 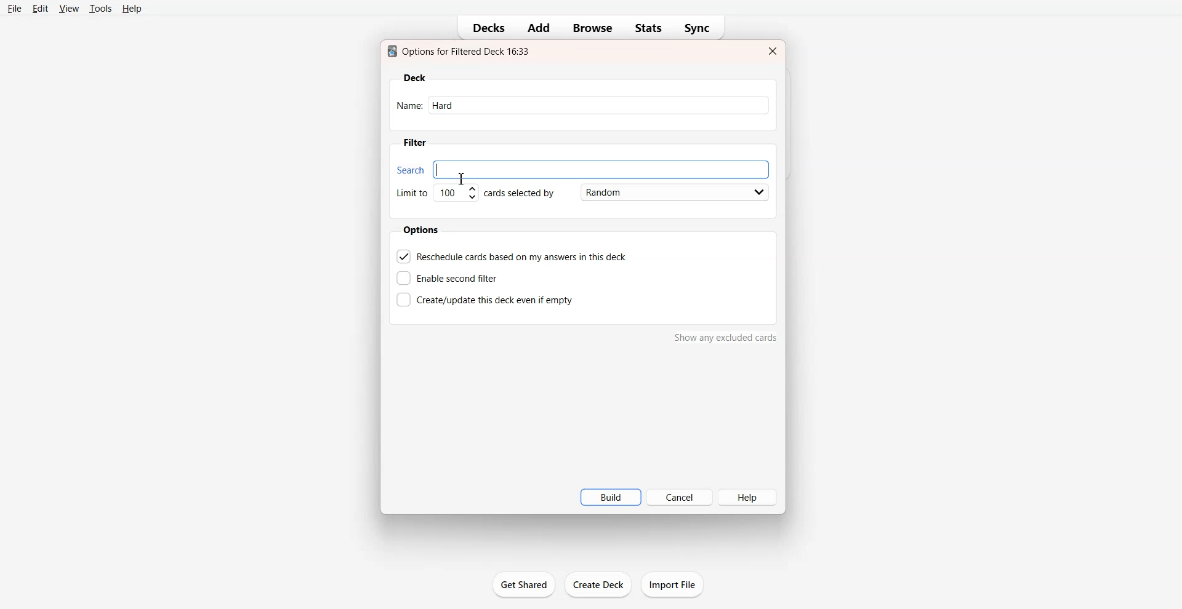 What do you see at coordinates (41, 9) in the screenshot?
I see `Edit` at bounding box center [41, 9].